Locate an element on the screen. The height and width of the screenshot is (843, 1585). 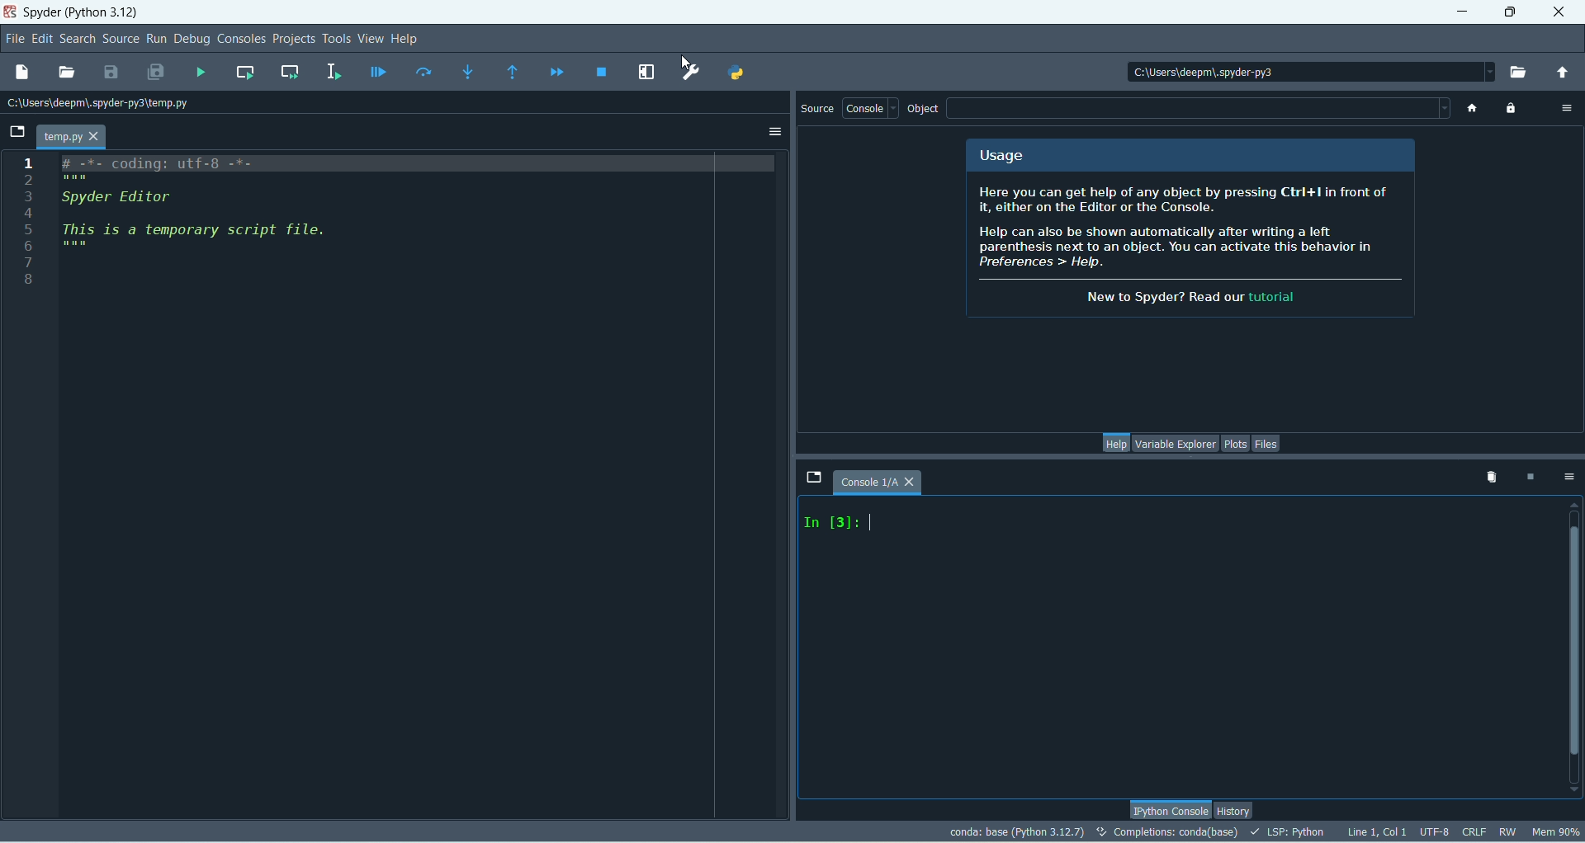
minimize is located at coordinates (1464, 12).